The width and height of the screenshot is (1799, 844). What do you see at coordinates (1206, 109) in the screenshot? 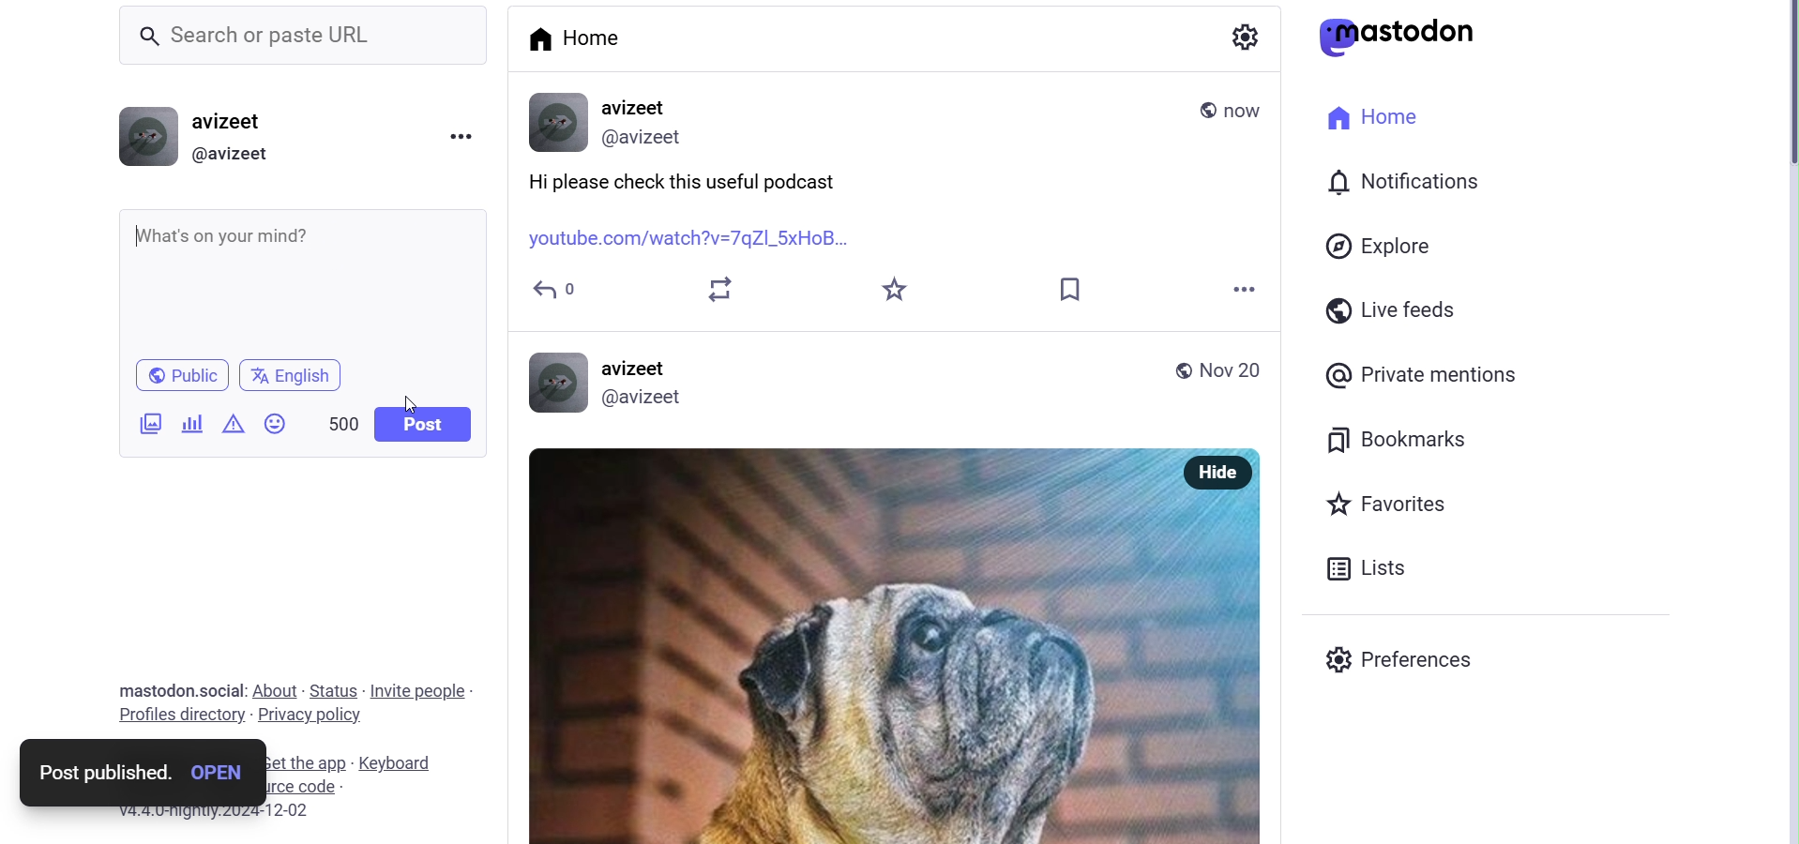
I see `public post` at bounding box center [1206, 109].